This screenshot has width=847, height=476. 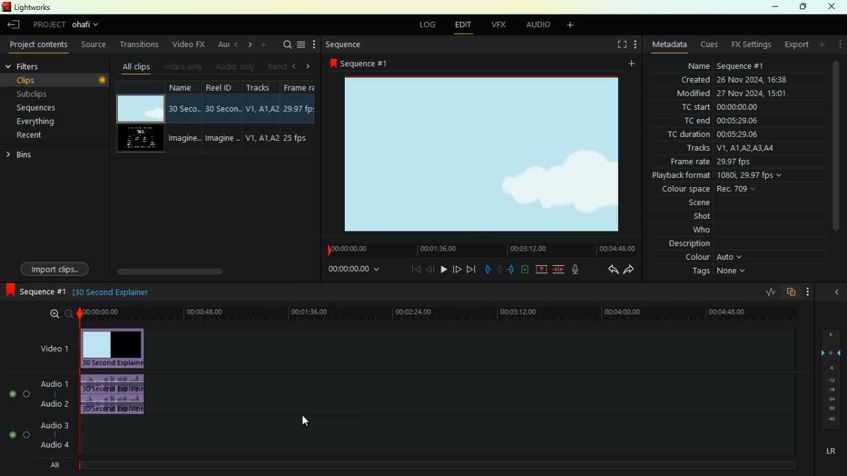 I want to click on frame rate 29.97fps, so click(x=730, y=163).